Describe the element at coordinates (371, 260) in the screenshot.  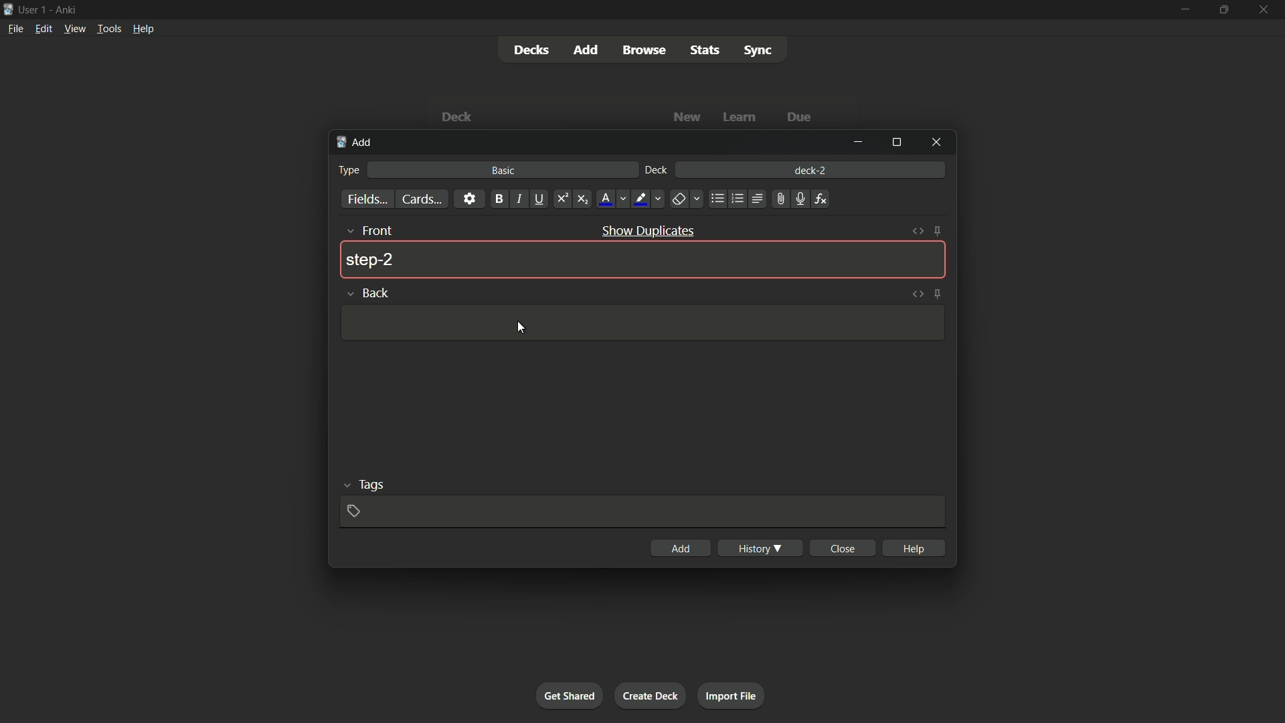
I see `step-2` at that location.